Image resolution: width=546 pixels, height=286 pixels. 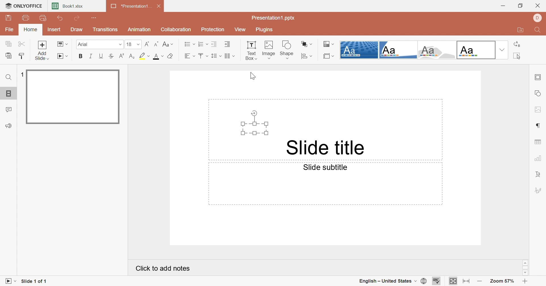 What do you see at coordinates (521, 30) in the screenshot?
I see `Open file location` at bounding box center [521, 30].